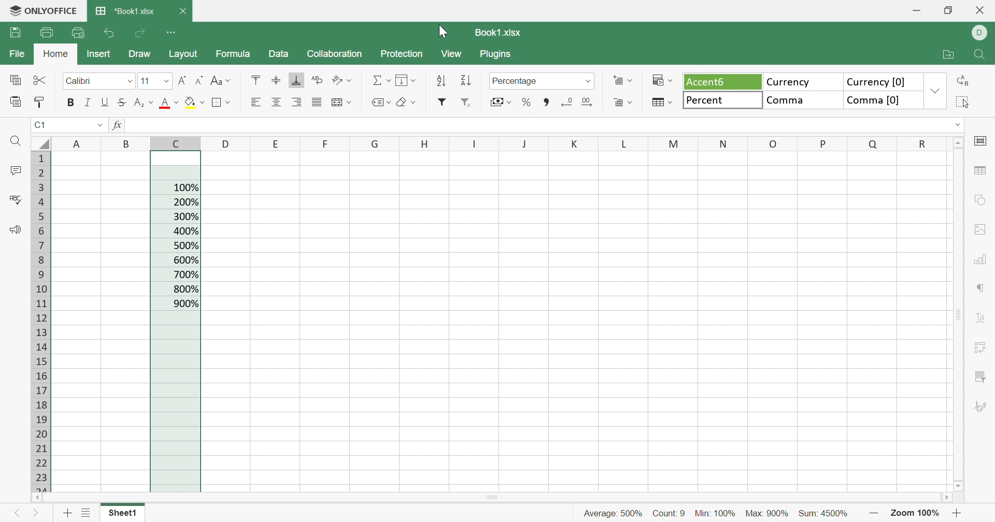 This screenshot has width=995, height=522. I want to click on Replace, so click(962, 82).